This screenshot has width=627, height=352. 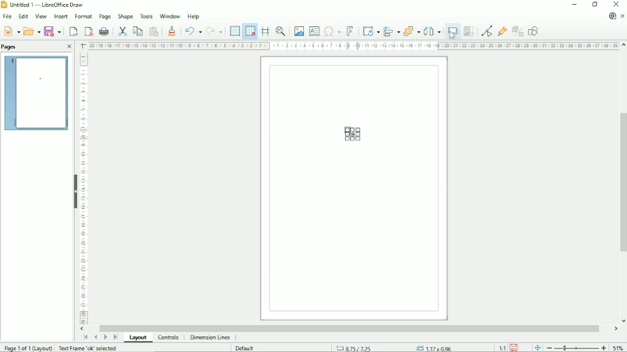 What do you see at coordinates (350, 30) in the screenshot?
I see `Insert fontwork text` at bounding box center [350, 30].